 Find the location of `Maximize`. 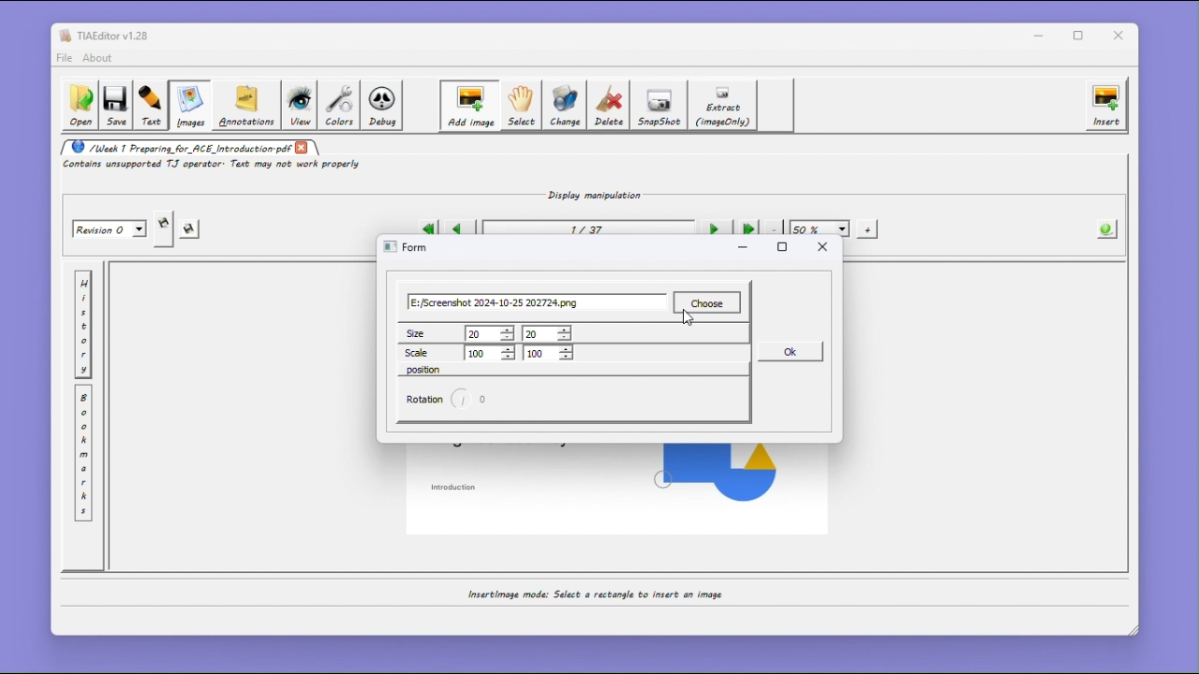

Maximize is located at coordinates (1082, 36).